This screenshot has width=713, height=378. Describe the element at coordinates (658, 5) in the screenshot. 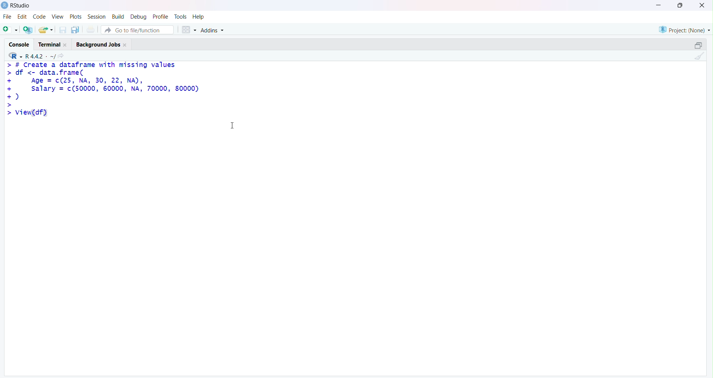

I see `Minimize` at that location.